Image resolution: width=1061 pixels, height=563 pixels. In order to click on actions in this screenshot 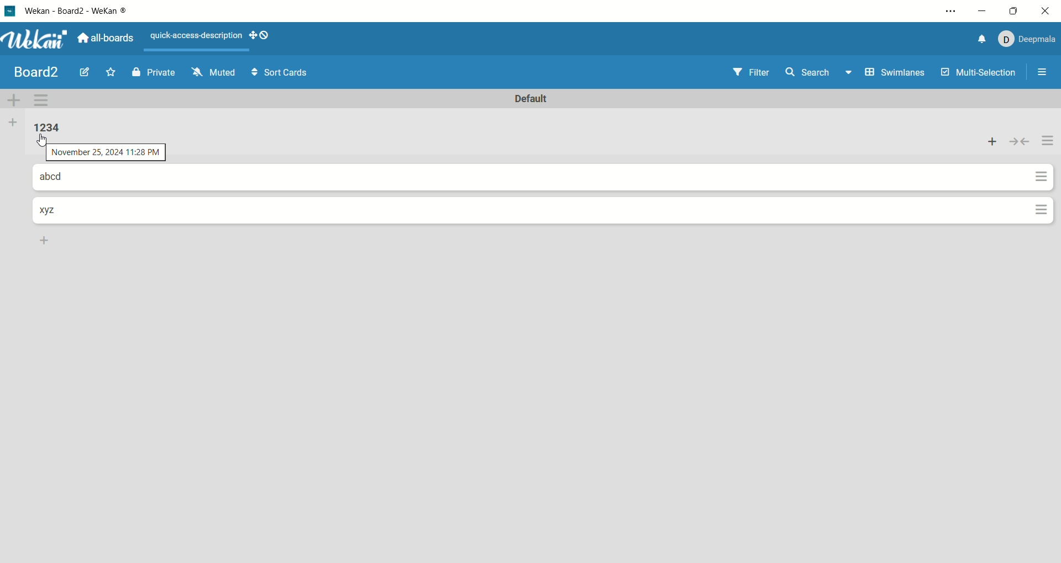, I will do `click(1047, 143)`.